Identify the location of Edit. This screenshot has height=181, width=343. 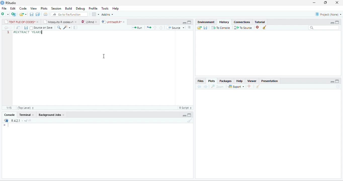
(13, 9).